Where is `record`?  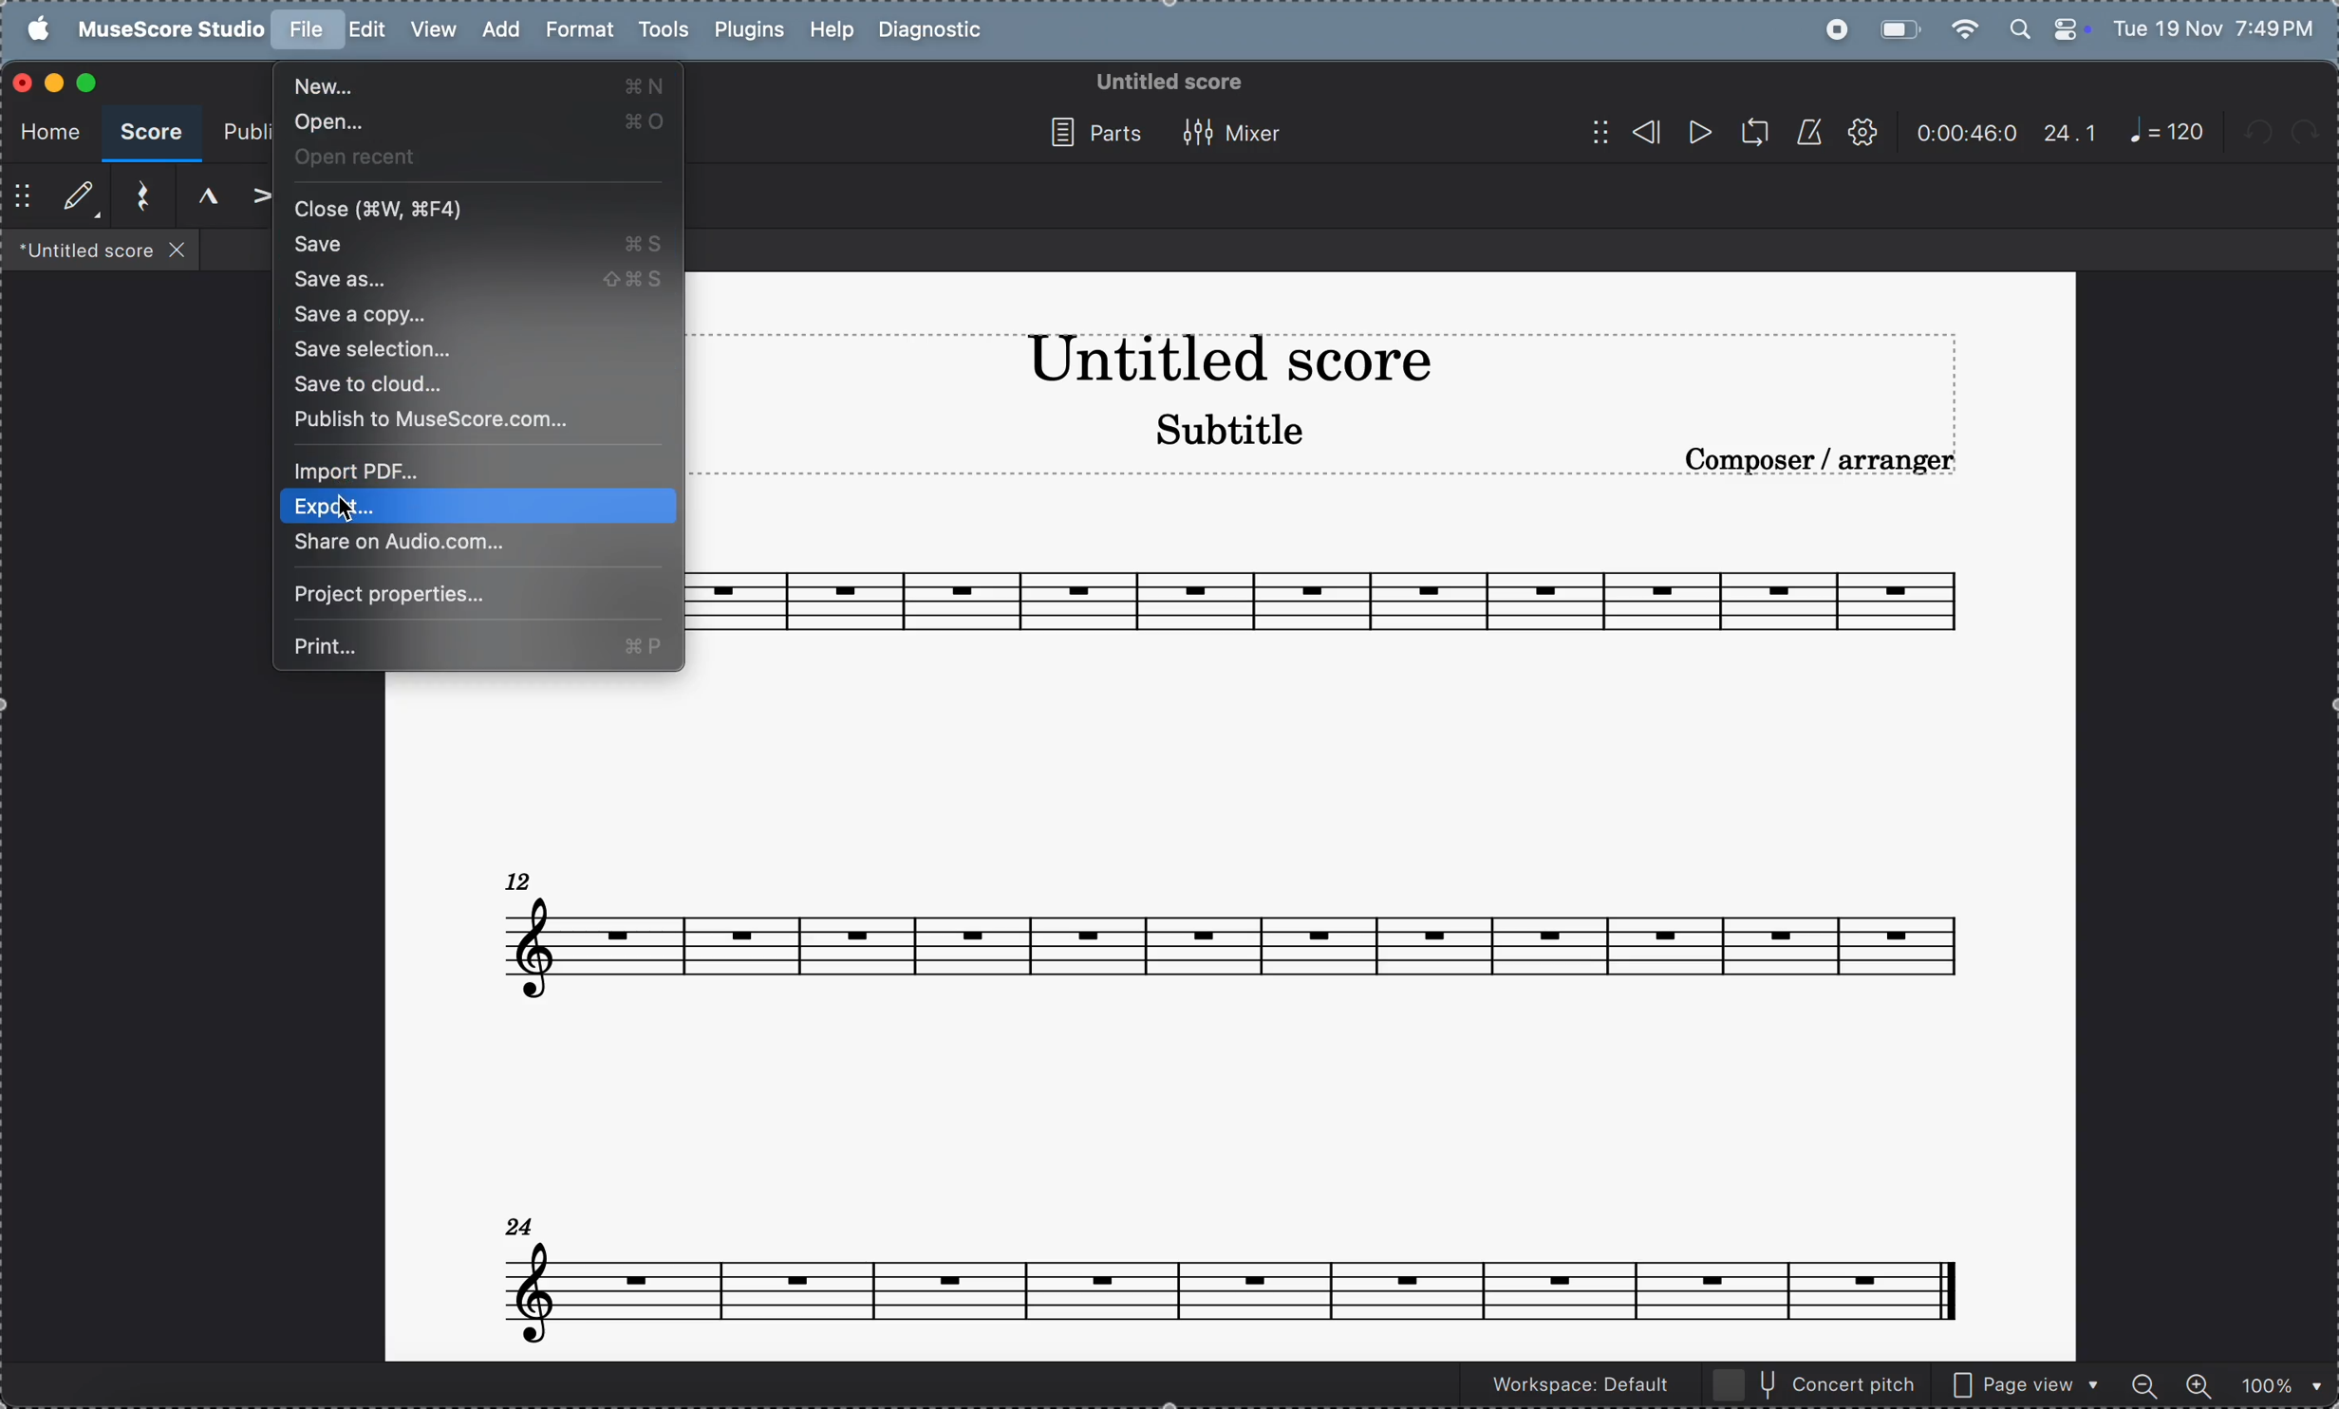
record is located at coordinates (1831, 29).